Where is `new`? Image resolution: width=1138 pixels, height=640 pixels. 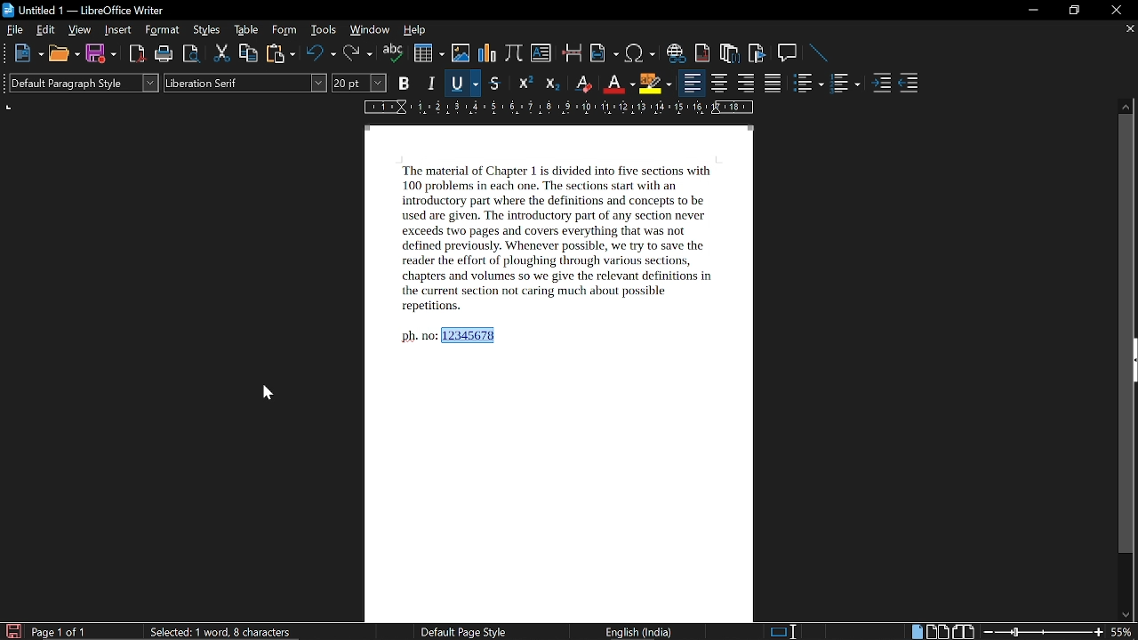 new is located at coordinates (29, 53).